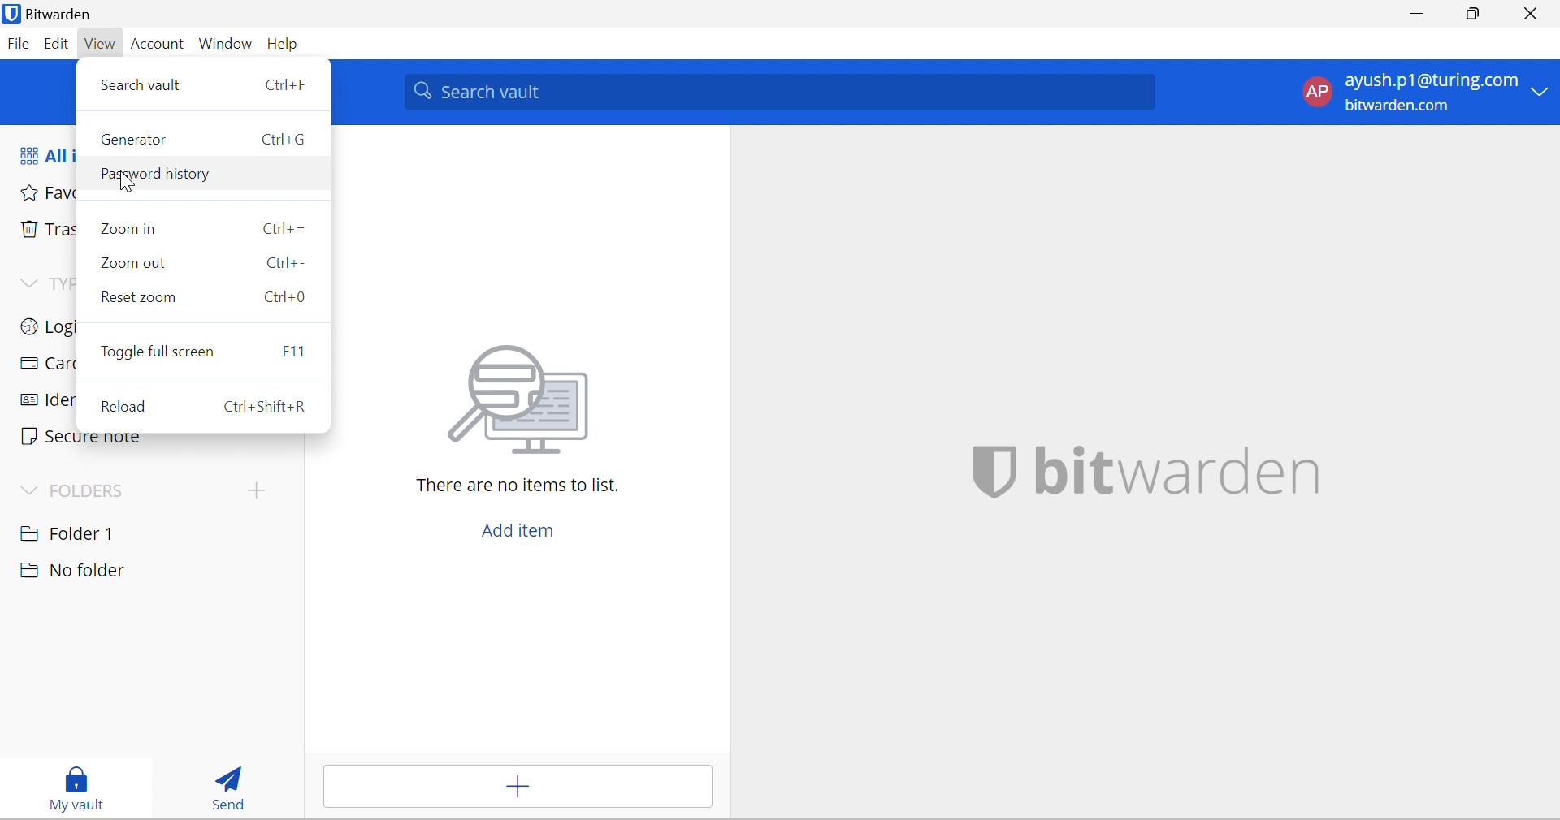 The image size is (1560, 820). I want to click on edit, so click(55, 45).